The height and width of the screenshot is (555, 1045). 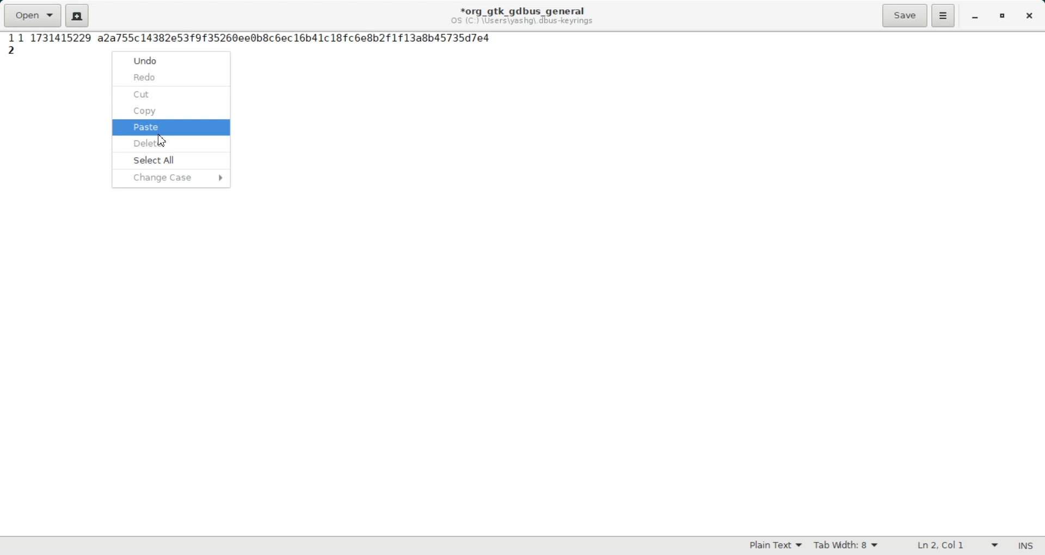 What do you see at coordinates (254, 37) in the screenshot?
I see `highlighted text` at bounding box center [254, 37].